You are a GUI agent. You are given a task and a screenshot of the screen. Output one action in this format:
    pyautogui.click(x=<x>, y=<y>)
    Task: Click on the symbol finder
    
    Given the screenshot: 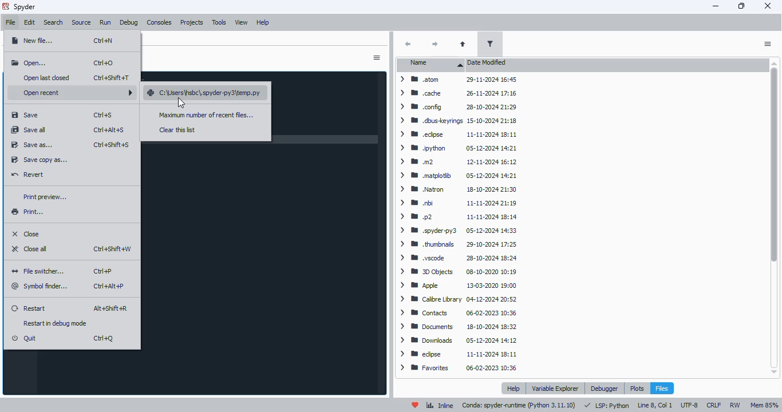 What is the action you would take?
    pyautogui.click(x=41, y=286)
    